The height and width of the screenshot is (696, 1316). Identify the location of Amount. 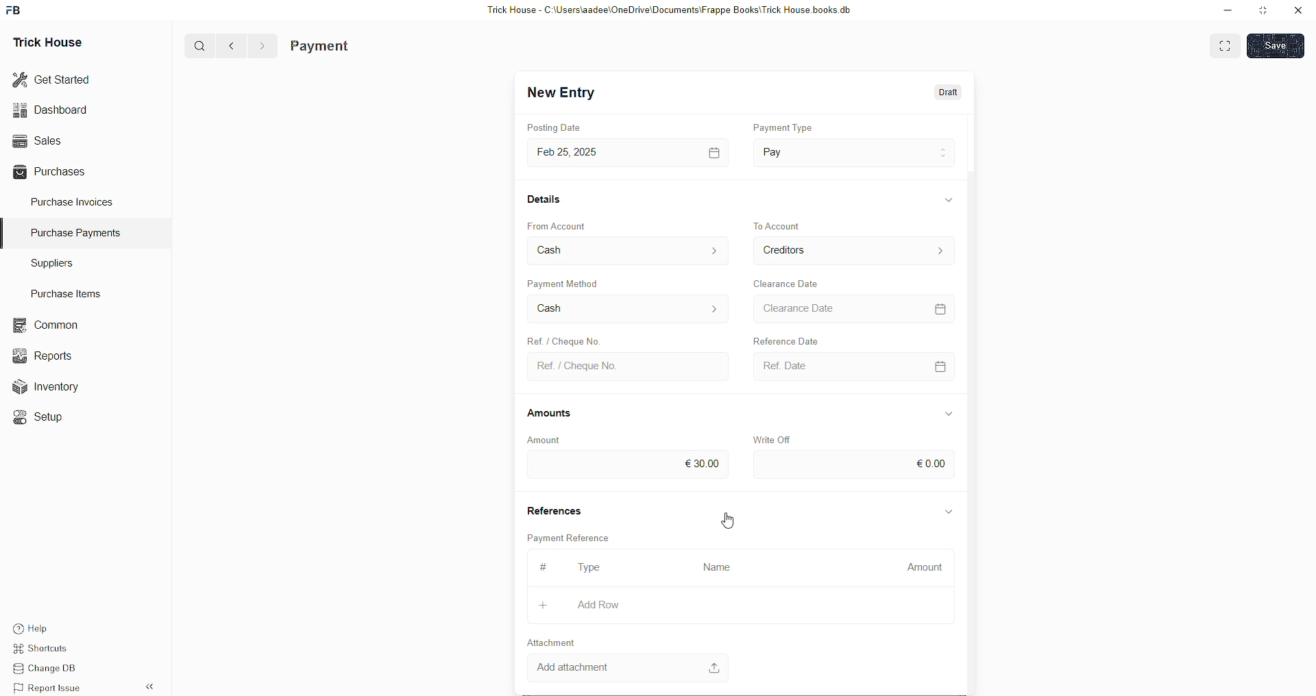
(919, 567).